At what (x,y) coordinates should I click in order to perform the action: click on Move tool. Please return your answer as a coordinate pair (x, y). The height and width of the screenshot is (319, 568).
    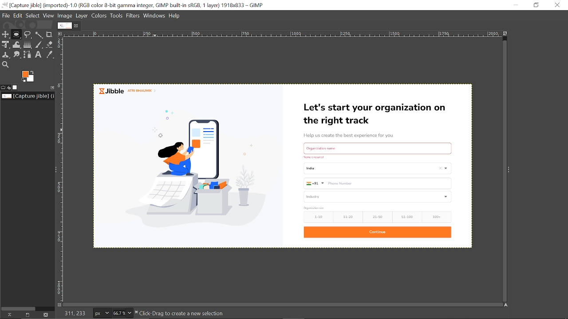
    Looking at the image, I should click on (5, 34).